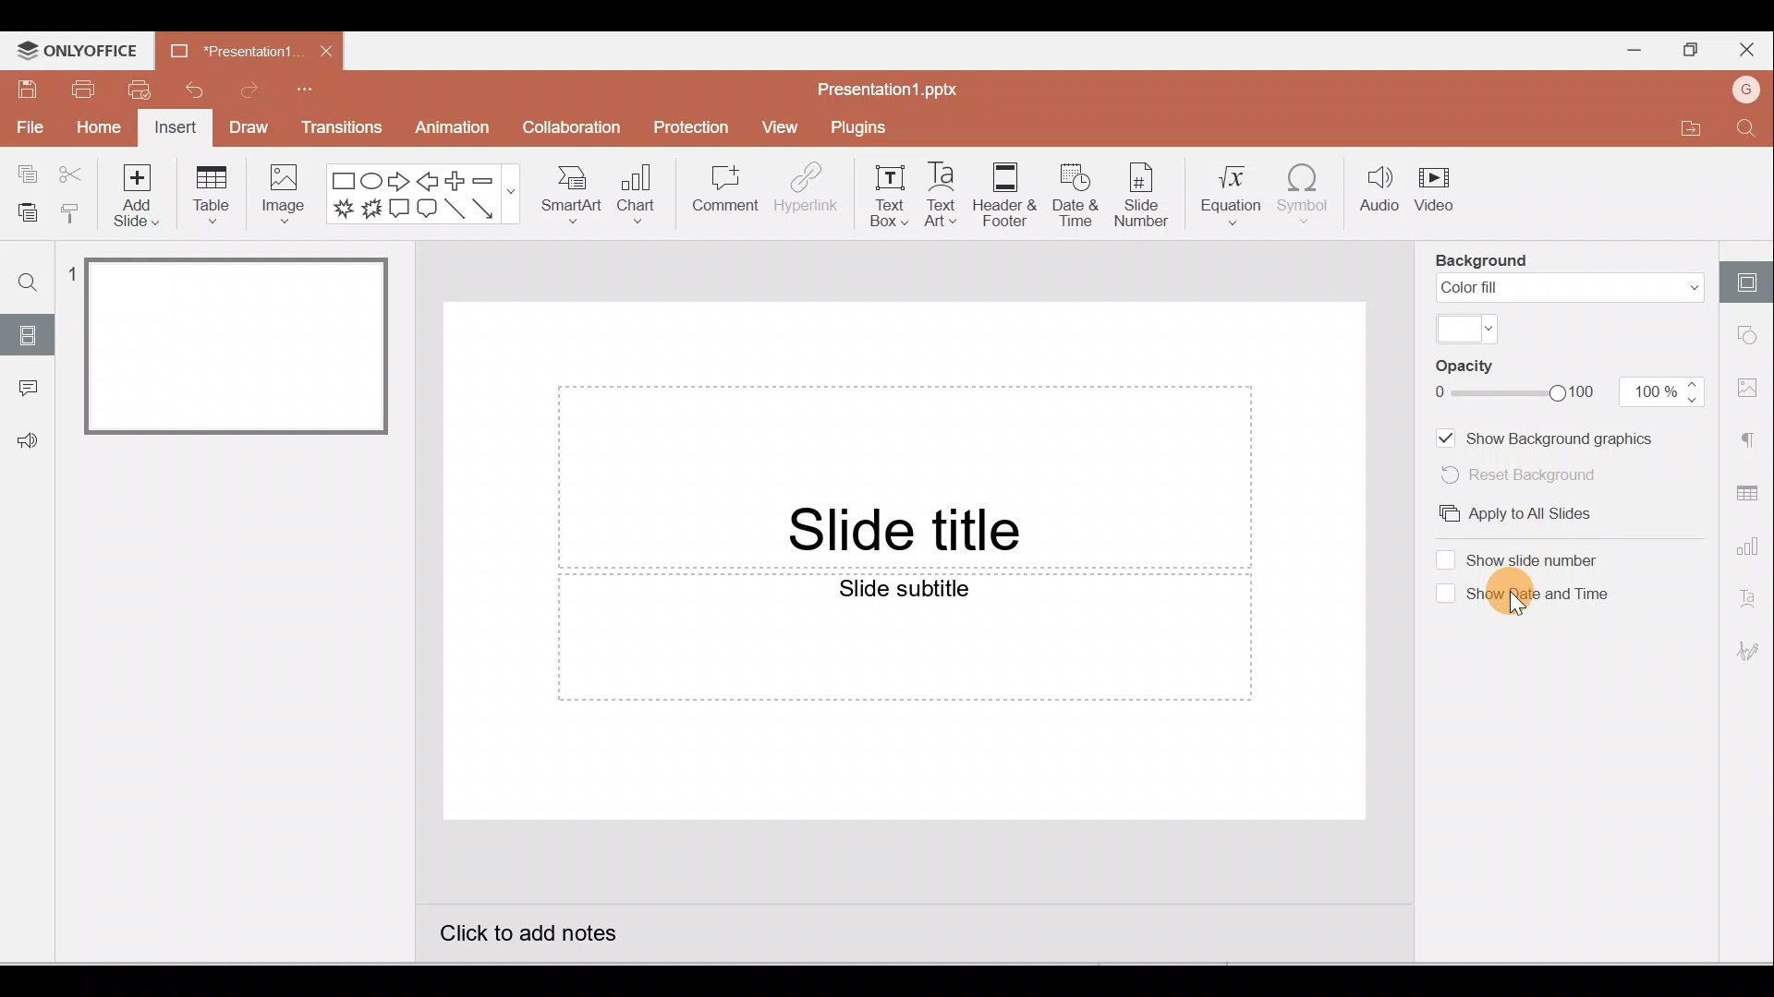 Image resolution: width=1774 pixels, height=997 pixels. I want to click on Table, so click(212, 196).